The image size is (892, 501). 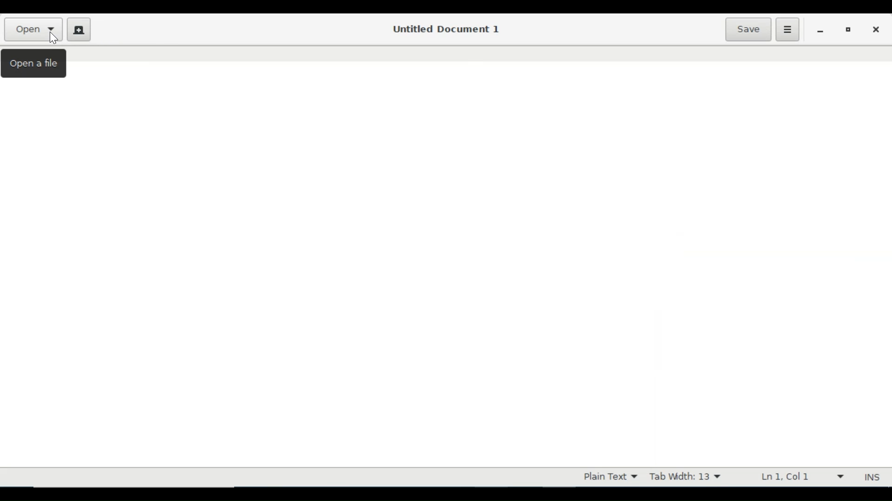 What do you see at coordinates (608, 477) in the screenshot?
I see `Plain Text` at bounding box center [608, 477].